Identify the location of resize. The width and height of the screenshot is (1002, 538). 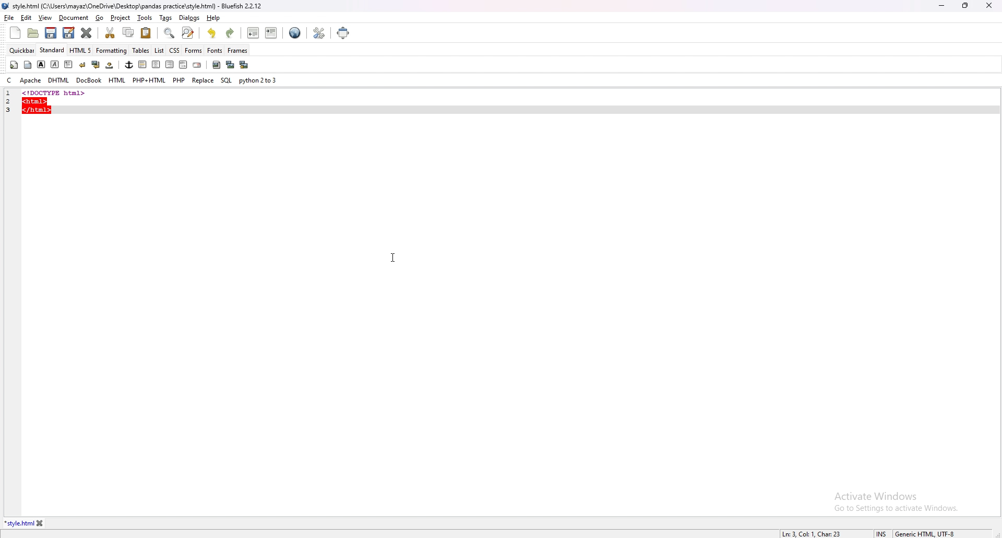
(965, 5).